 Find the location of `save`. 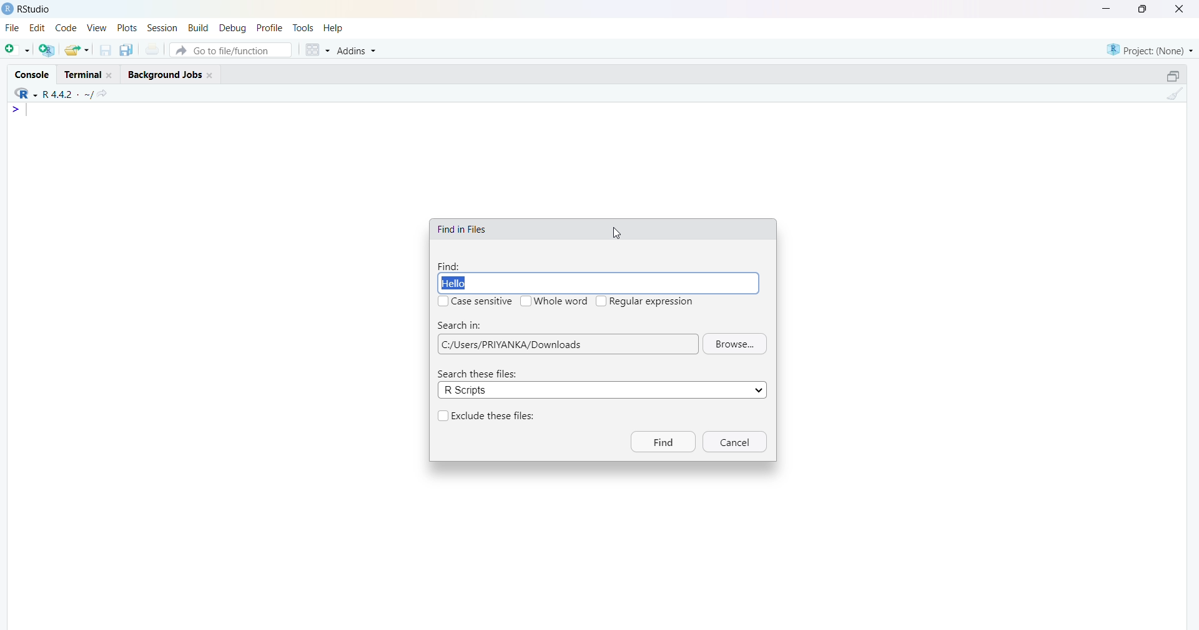

save is located at coordinates (107, 51).